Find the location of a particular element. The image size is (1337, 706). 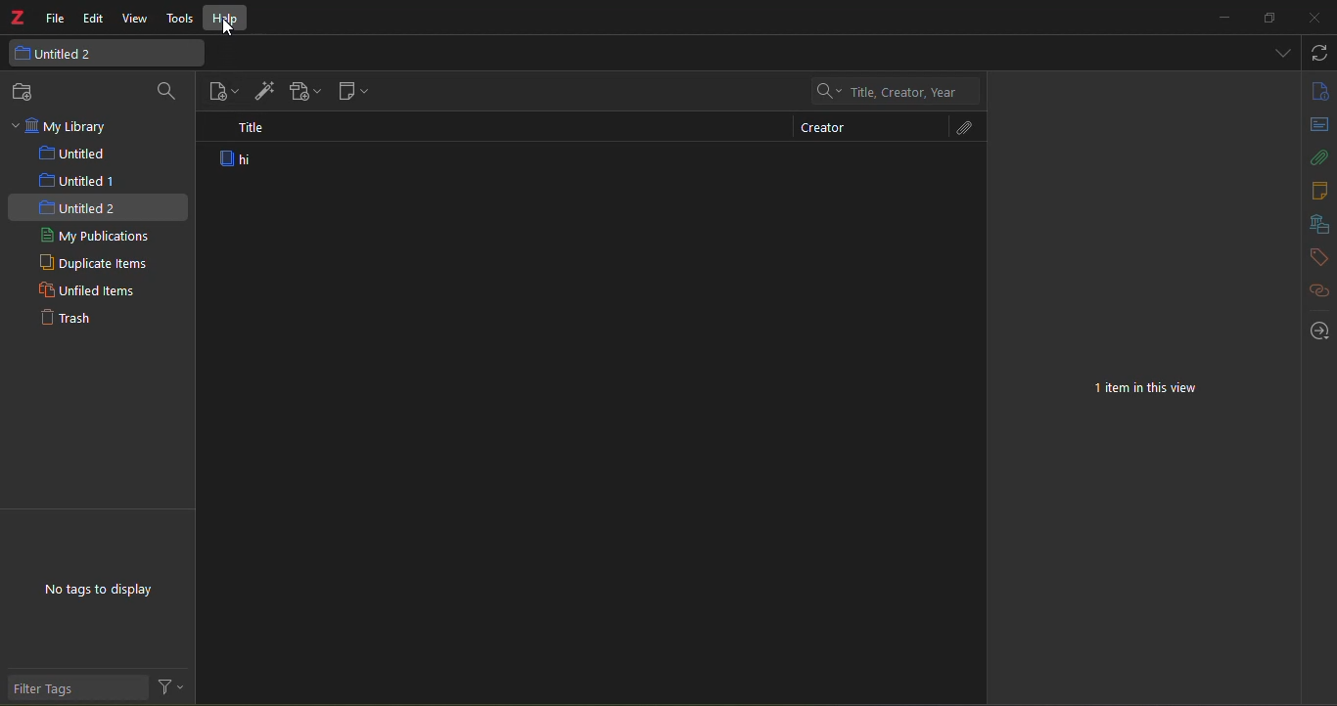

minimize is located at coordinates (1223, 18).